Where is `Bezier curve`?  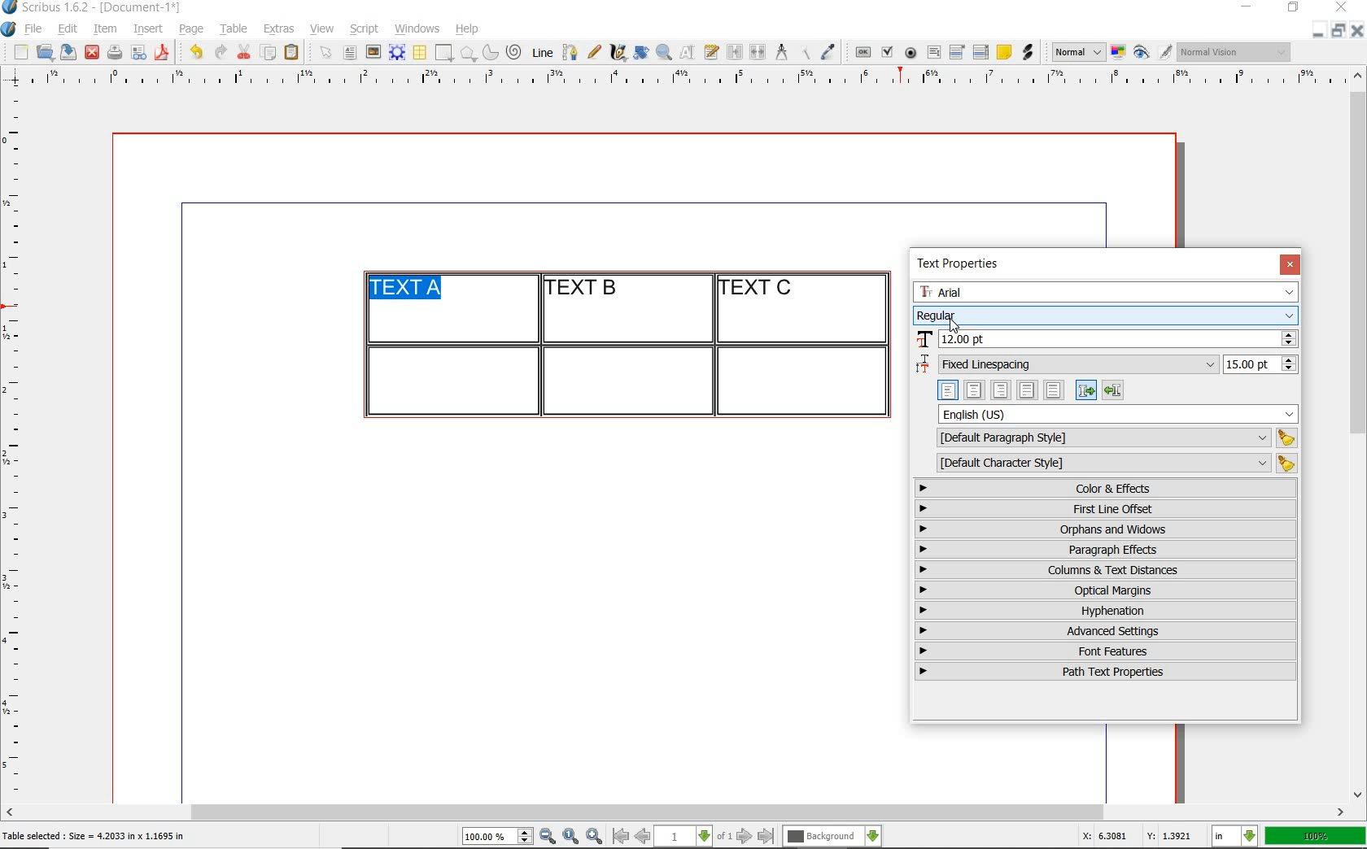
Bezier curve is located at coordinates (569, 52).